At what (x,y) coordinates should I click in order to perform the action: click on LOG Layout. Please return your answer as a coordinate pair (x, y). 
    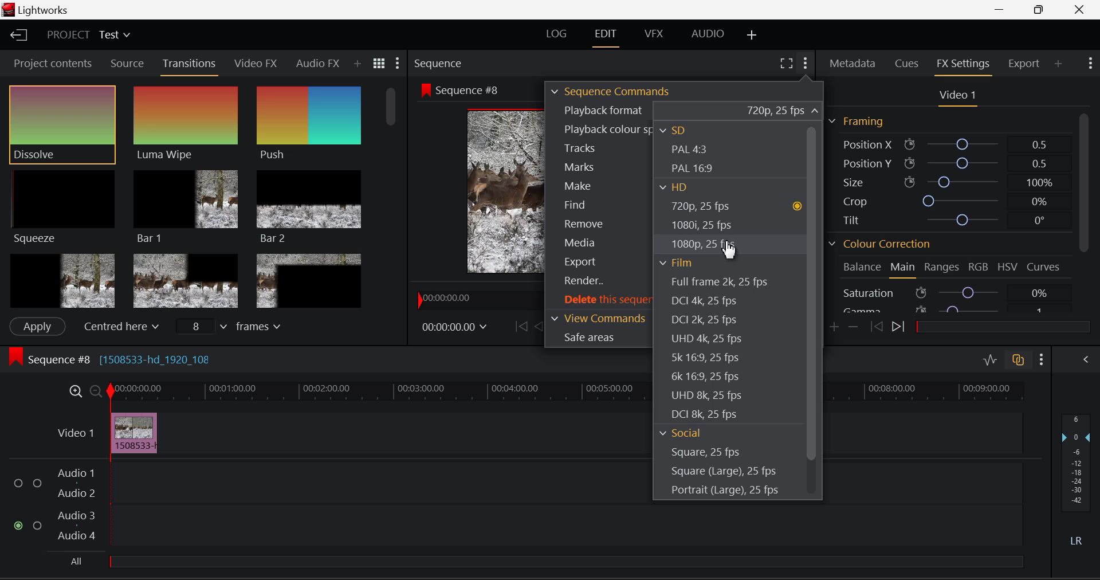
    Looking at the image, I should click on (559, 34).